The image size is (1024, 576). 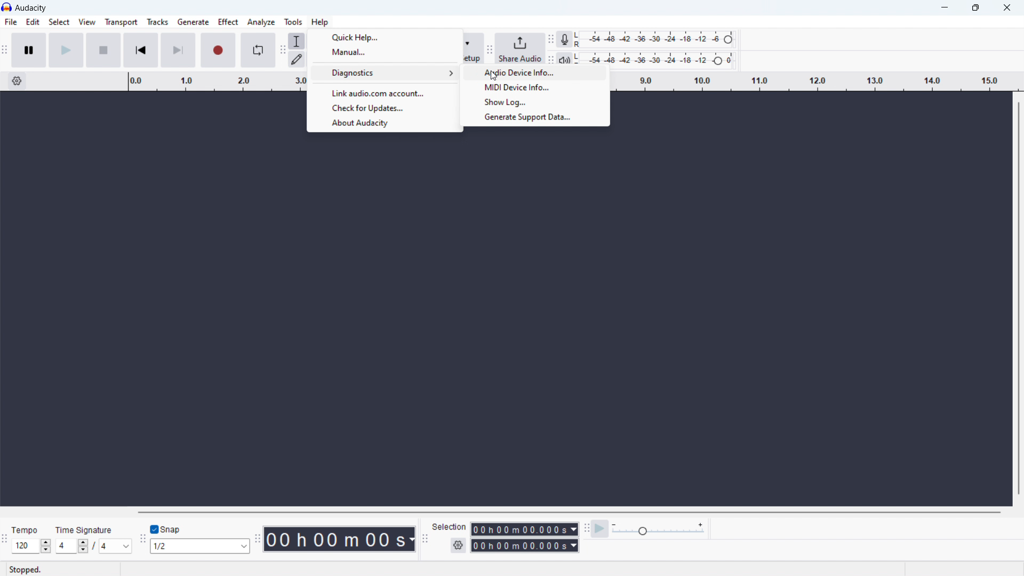 I want to click on timeline, so click(x=818, y=82).